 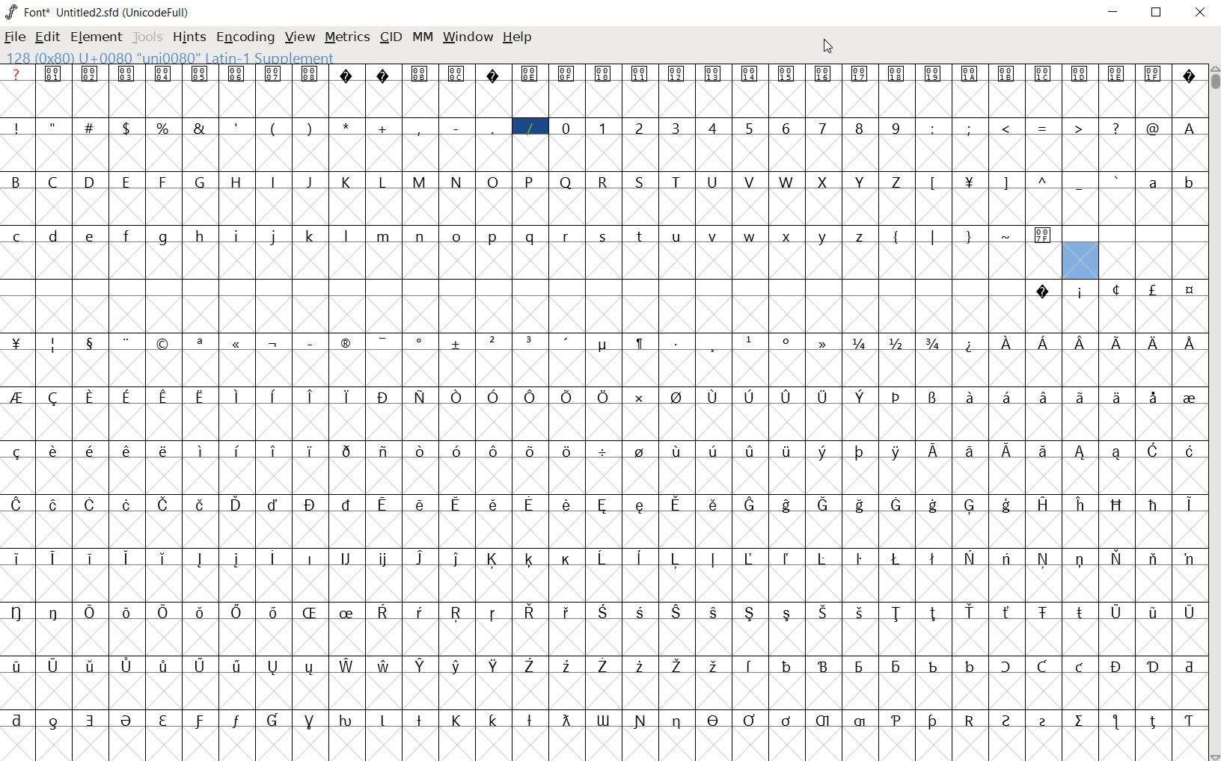 I want to click on glyph, so click(x=1189, y=613).